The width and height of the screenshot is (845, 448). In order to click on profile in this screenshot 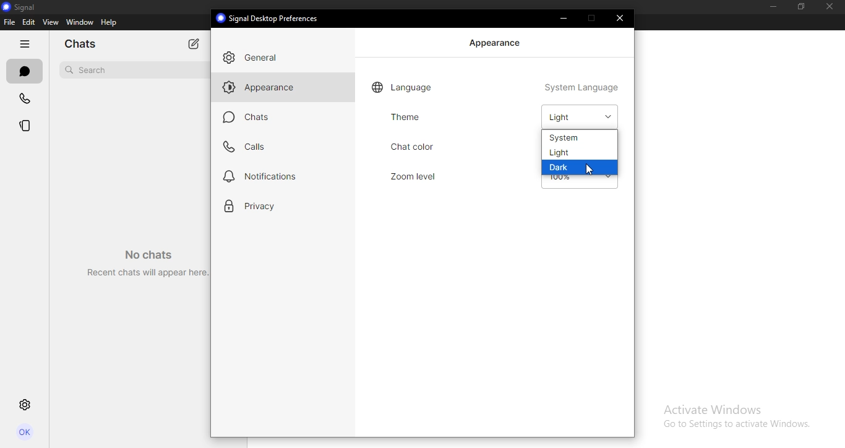, I will do `click(26, 434)`.